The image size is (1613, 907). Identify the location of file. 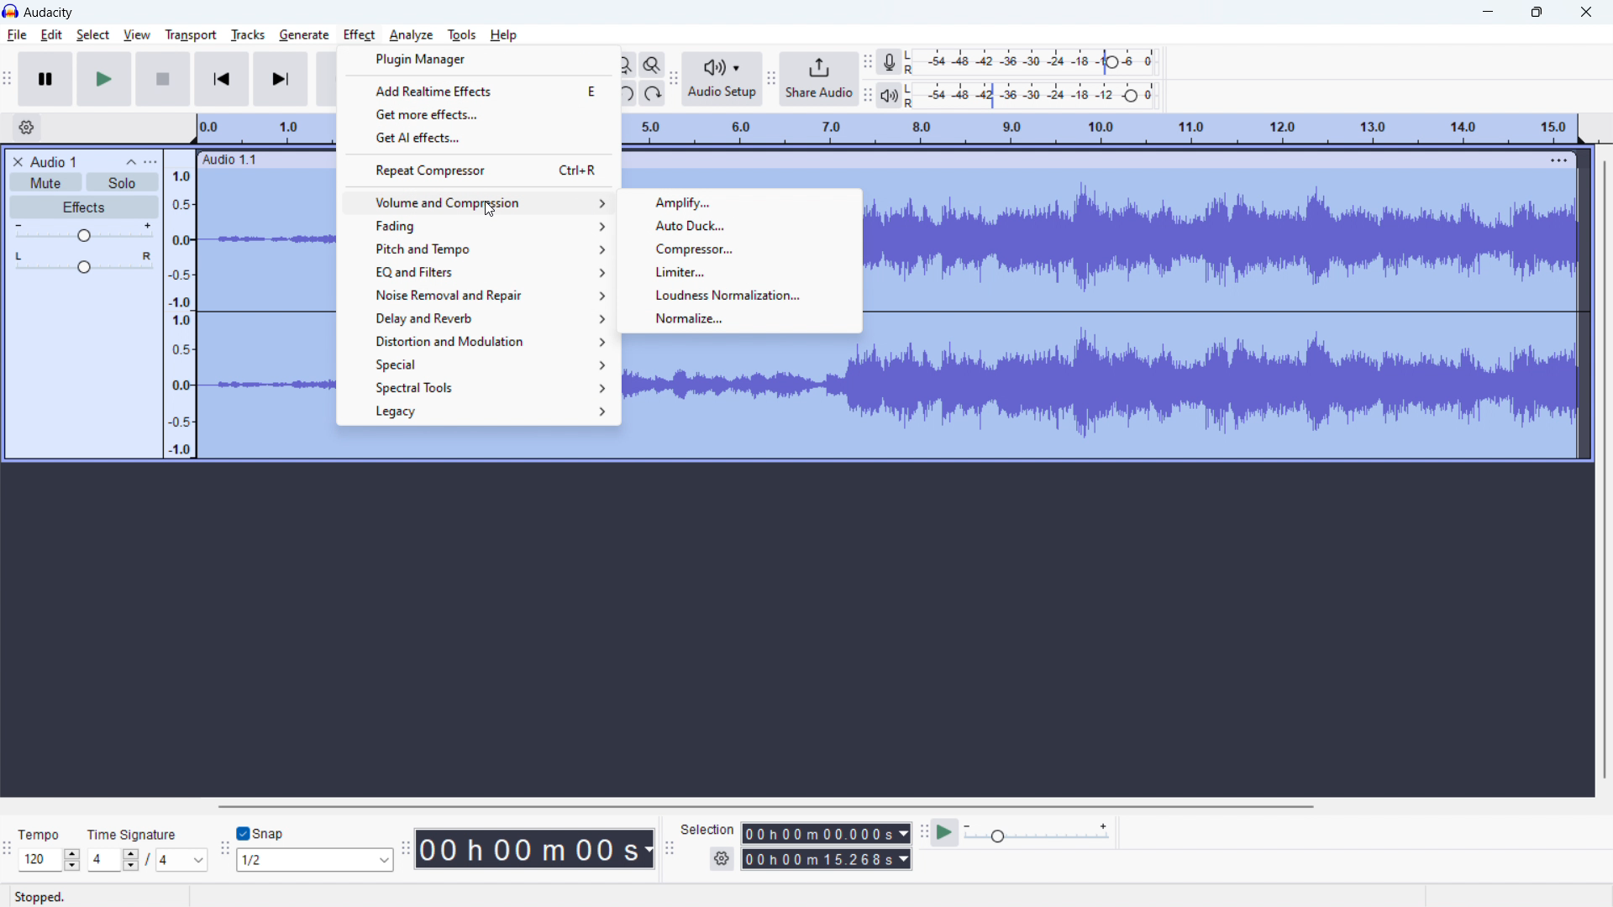
(16, 36).